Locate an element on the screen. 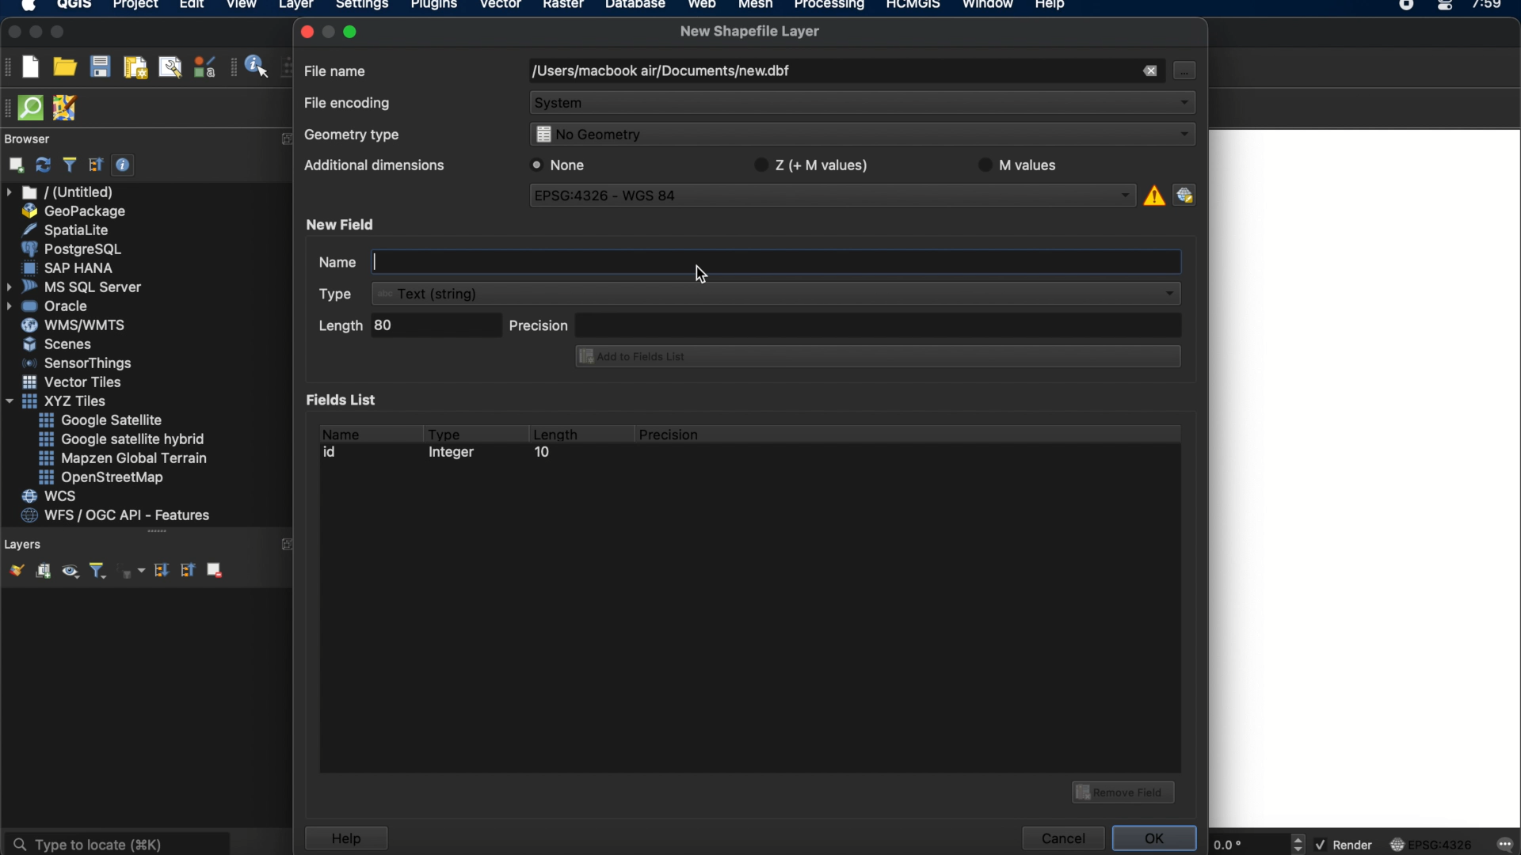 This screenshot has height=855, width=1521. ok is located at coordinates (1157, 836).